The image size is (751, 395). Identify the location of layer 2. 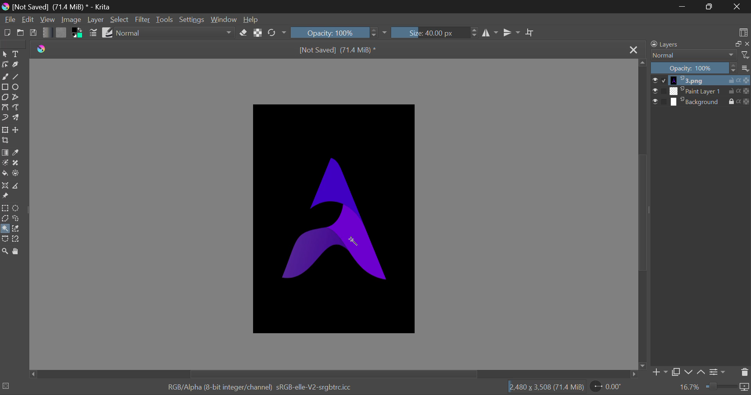
(696, 91).